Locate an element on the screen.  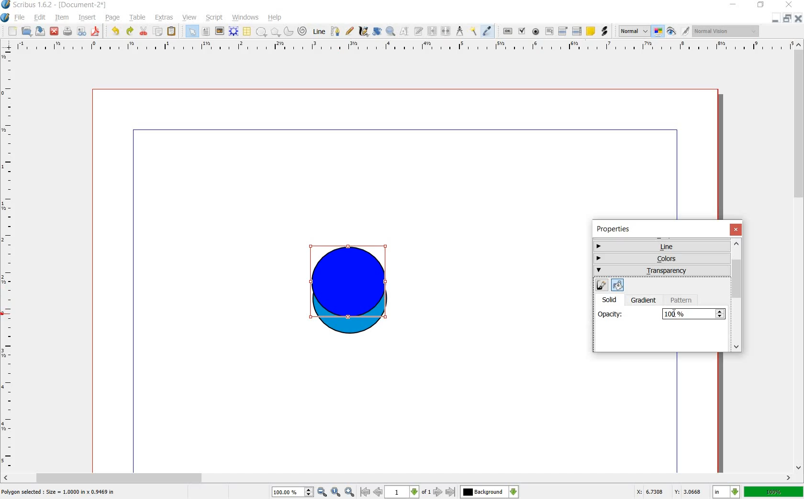
edit fill color properties is located at coordinates (616, 284).